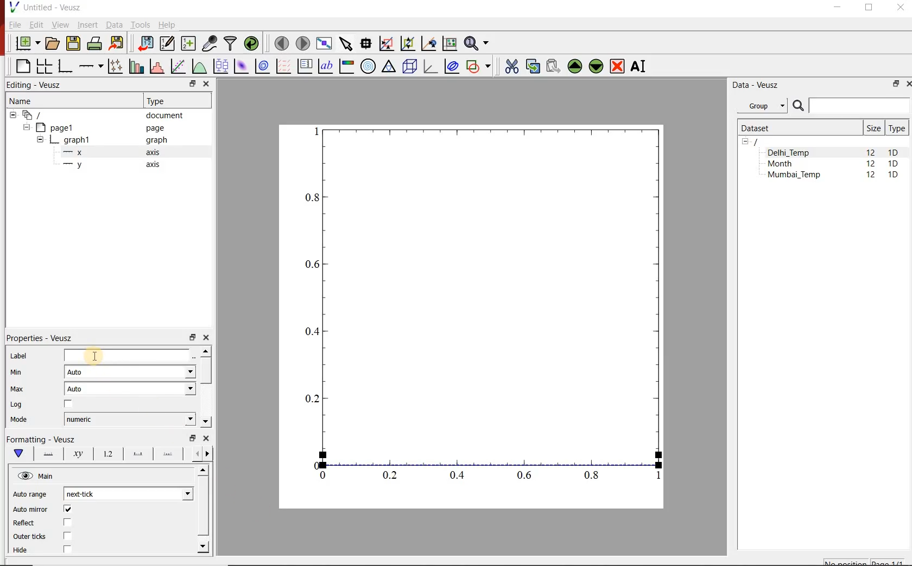  I want to click on Delhi_Temp, so click(790, 152).